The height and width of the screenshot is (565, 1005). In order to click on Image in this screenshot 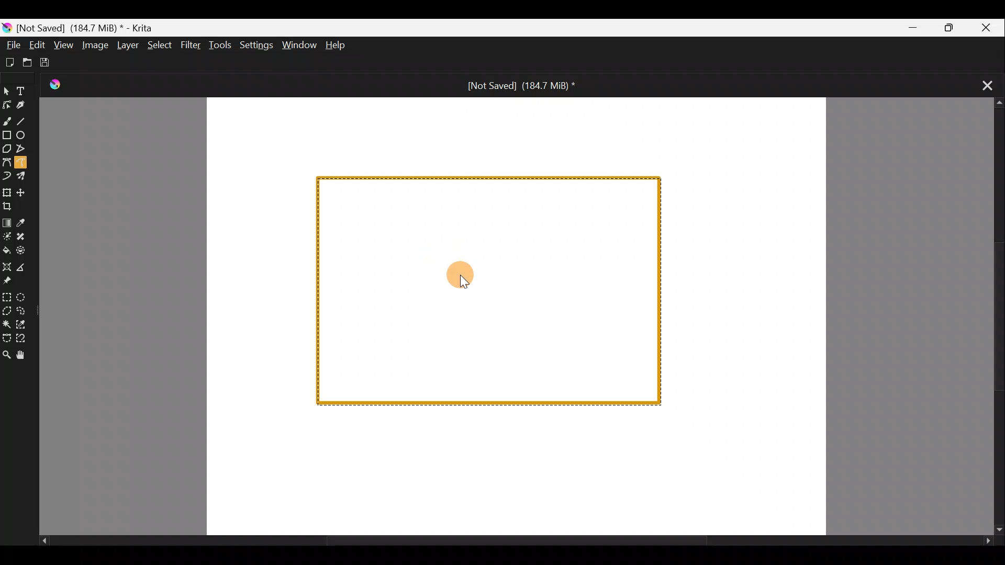, I will do `click(98, 46)`.